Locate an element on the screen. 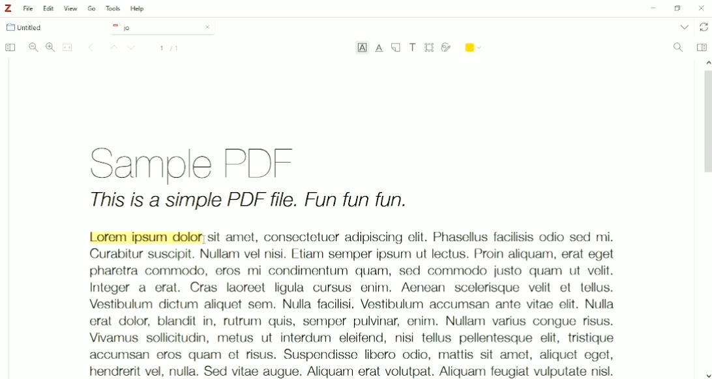 This screenshot has height=379, width=712. Help is located at coordinates (138, 9).